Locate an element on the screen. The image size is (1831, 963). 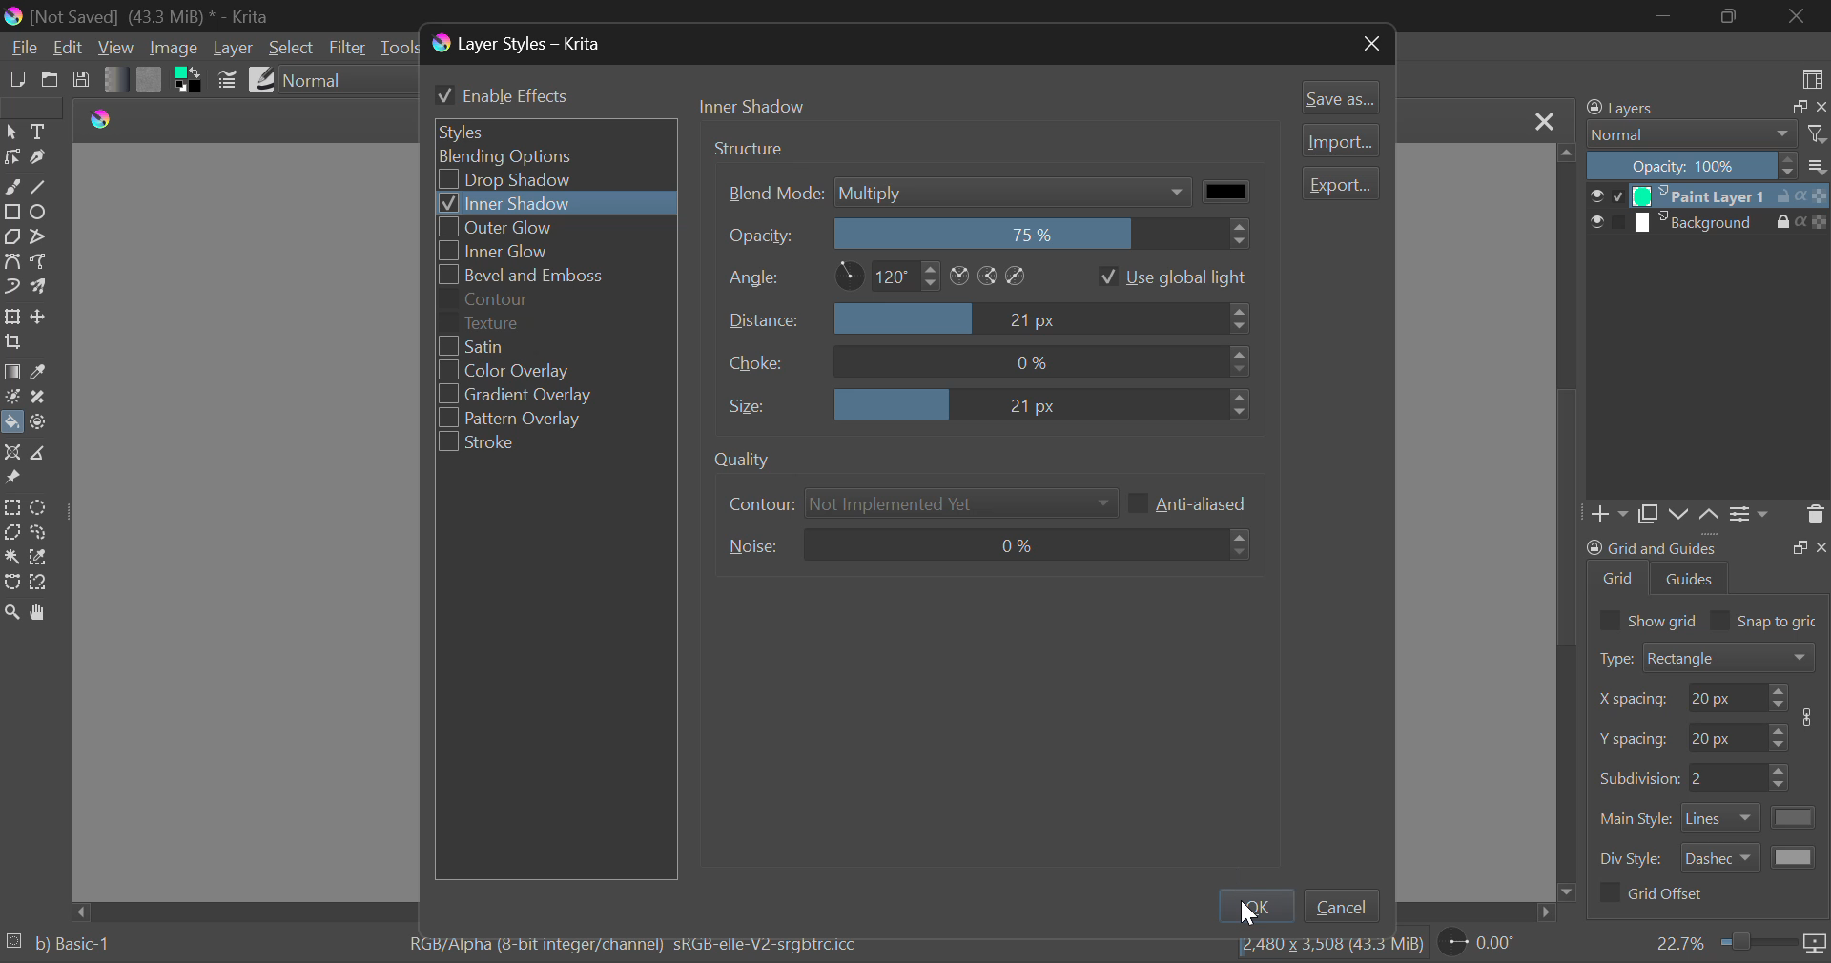
Reference Images is located at coordinates (11, 477).